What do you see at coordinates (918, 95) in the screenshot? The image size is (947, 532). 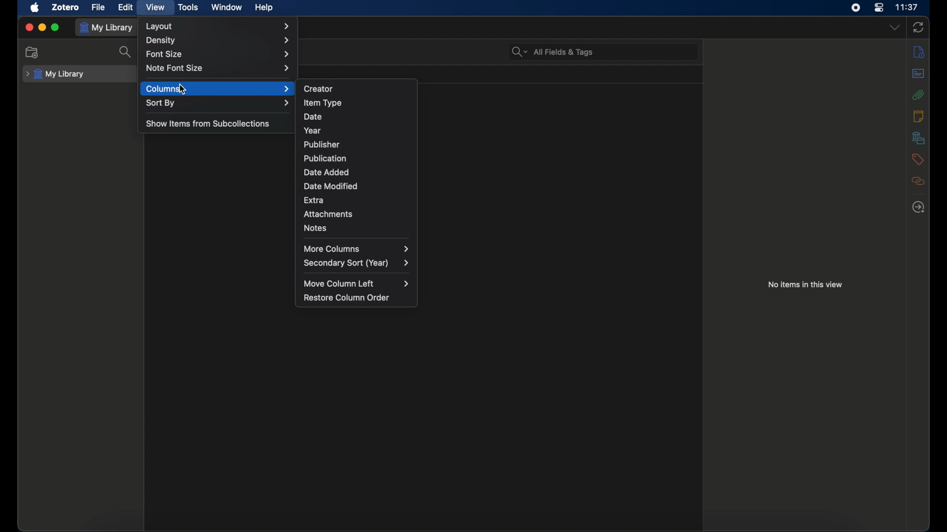 I see `attachments` at bounding box center [918, 95].